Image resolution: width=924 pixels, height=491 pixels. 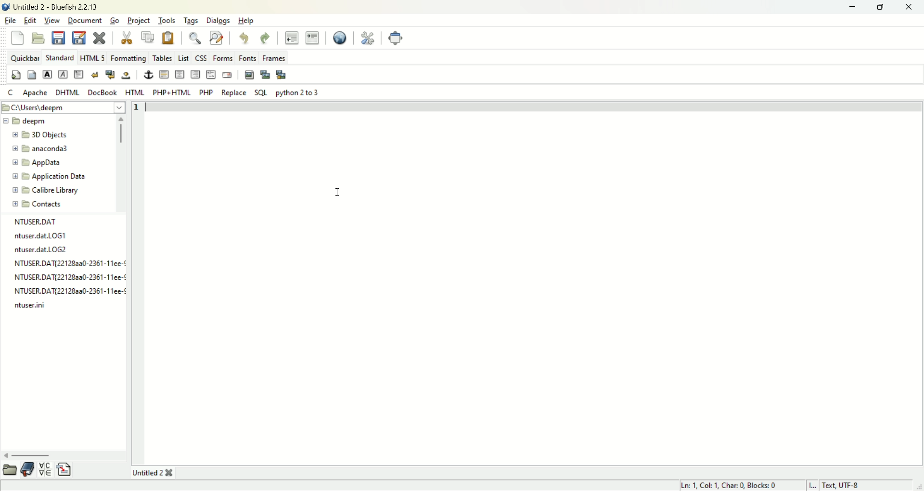 What do you see at coordinates (813, 485) in the screenshot?
I see `I...` at bounding box center [813, 485].